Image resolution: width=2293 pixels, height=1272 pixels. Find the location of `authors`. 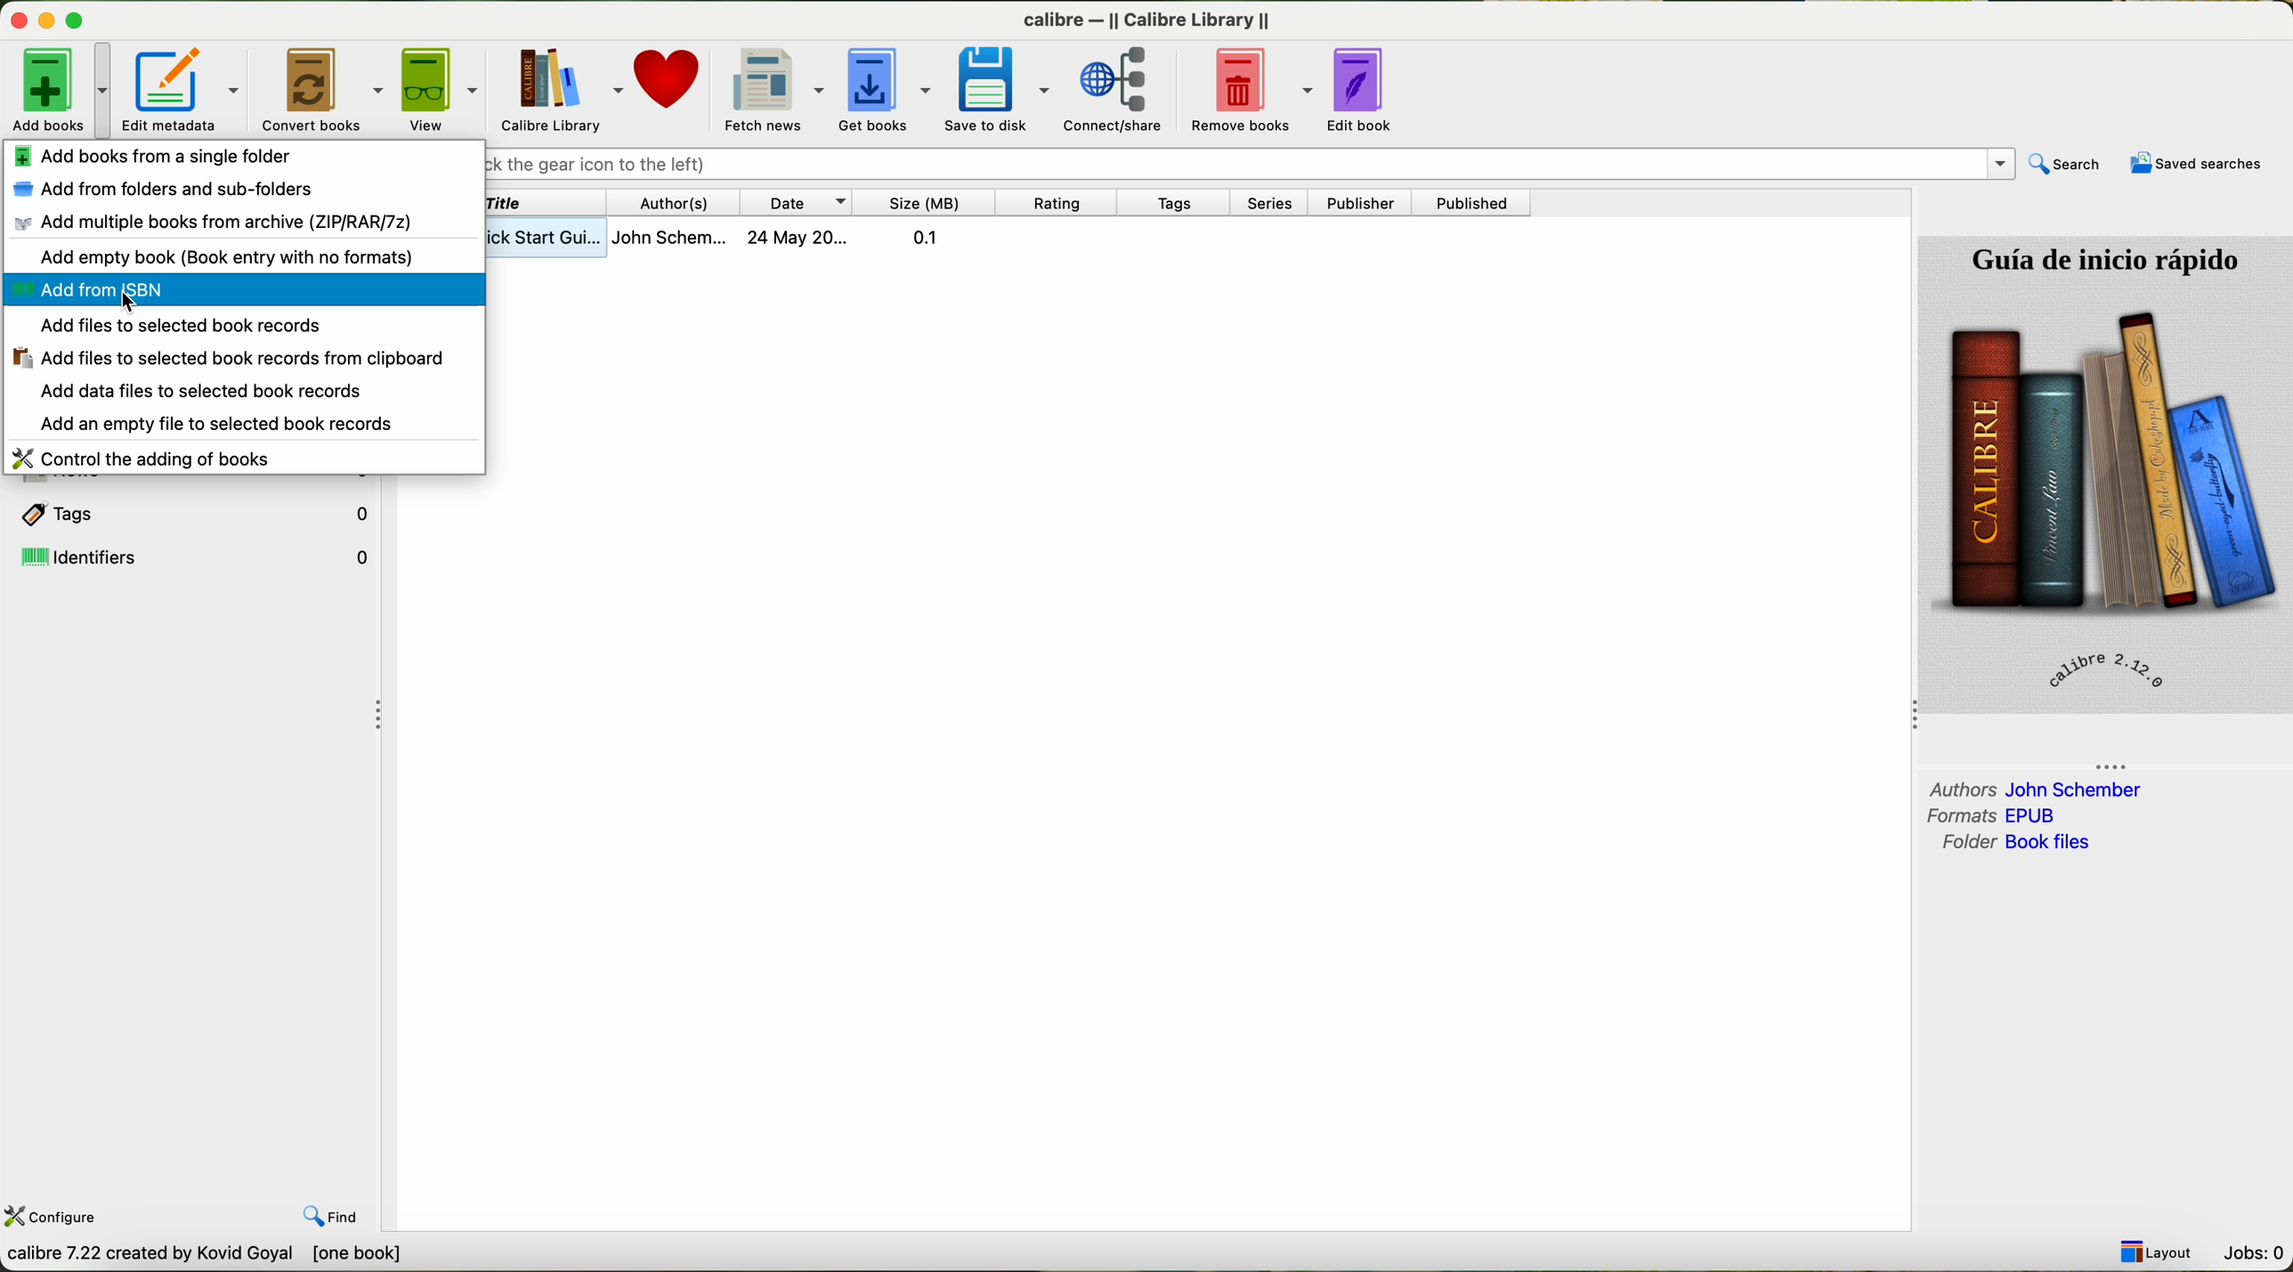

authors is located at coordinates (670, 201).